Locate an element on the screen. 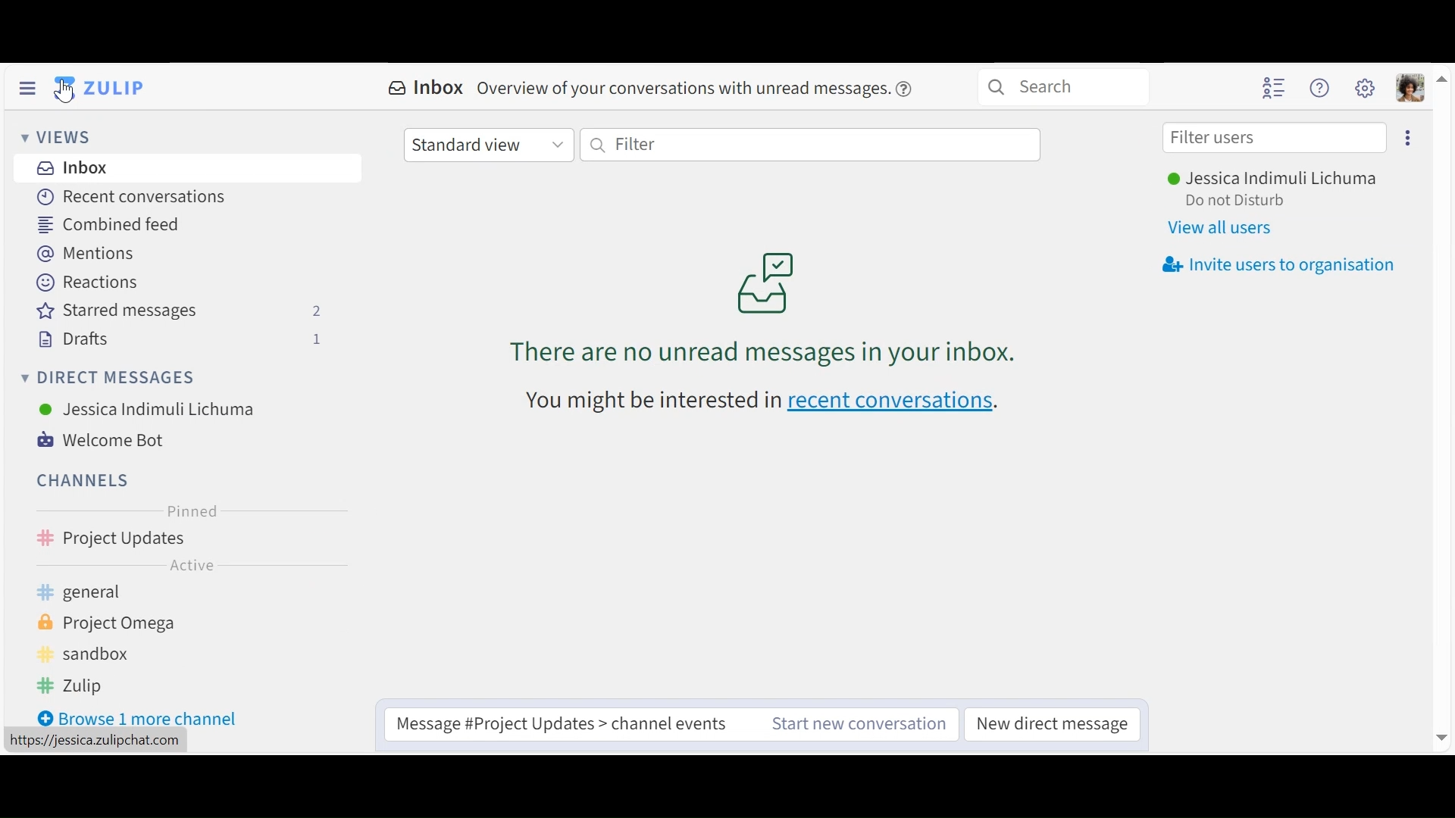  Welcome Bot is located at coordinates (104, 440).